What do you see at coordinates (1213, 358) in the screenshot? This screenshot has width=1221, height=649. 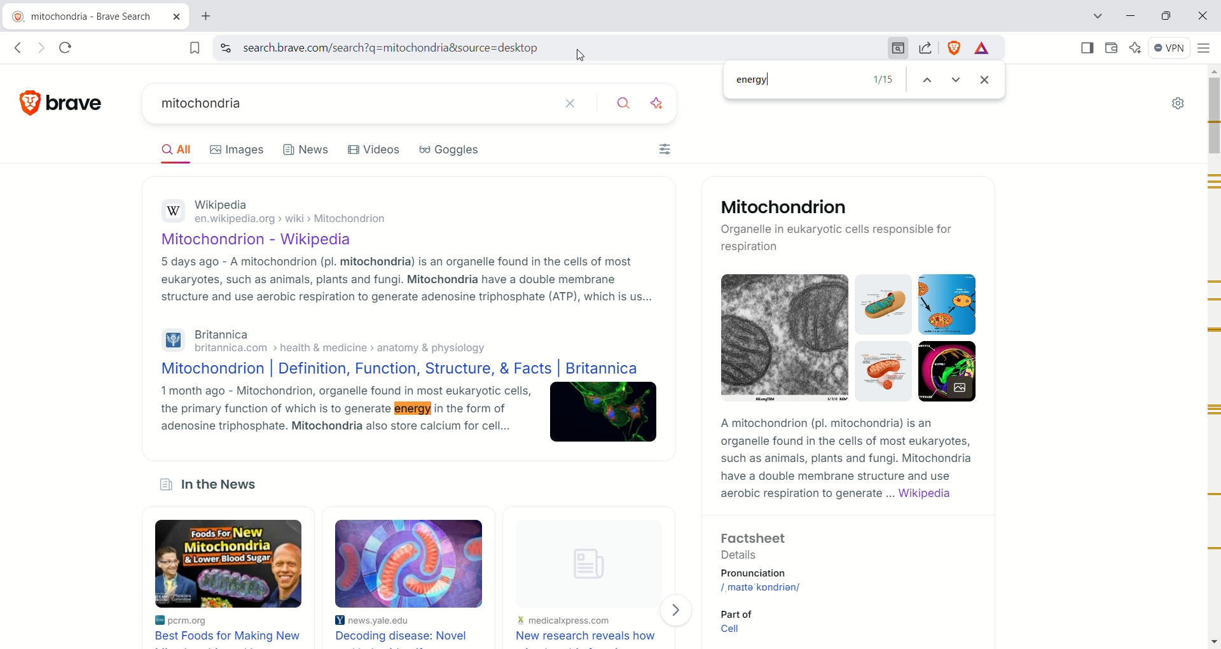 I see `vertical scroll bar` at bounding box center [1213, 358].